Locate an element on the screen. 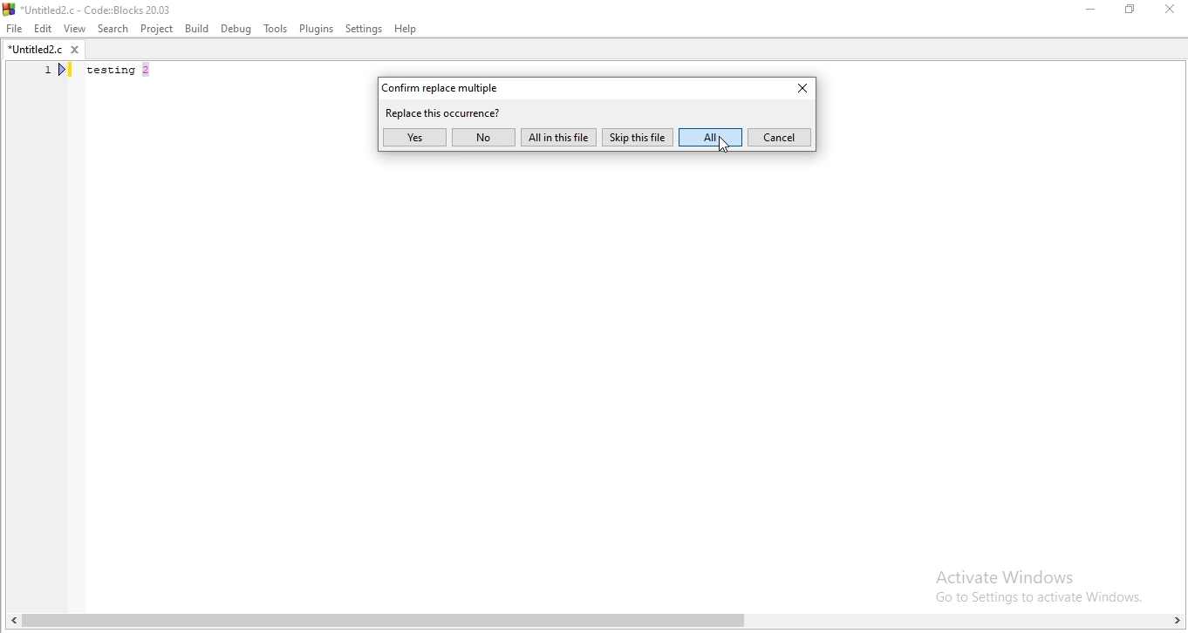 The image size is (1188, 633). *Untitled2.c - Code::Blocks 20.03 is located at coordinates (106, 8).